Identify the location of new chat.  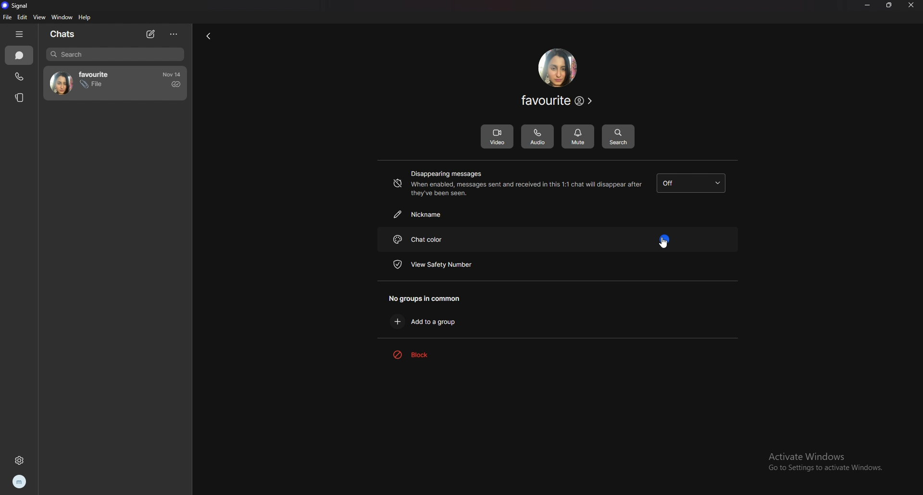
(152, 34).